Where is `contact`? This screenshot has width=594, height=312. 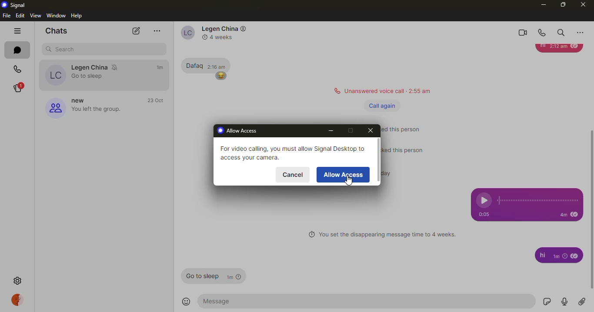 contact is located at coordinates (186, 32).